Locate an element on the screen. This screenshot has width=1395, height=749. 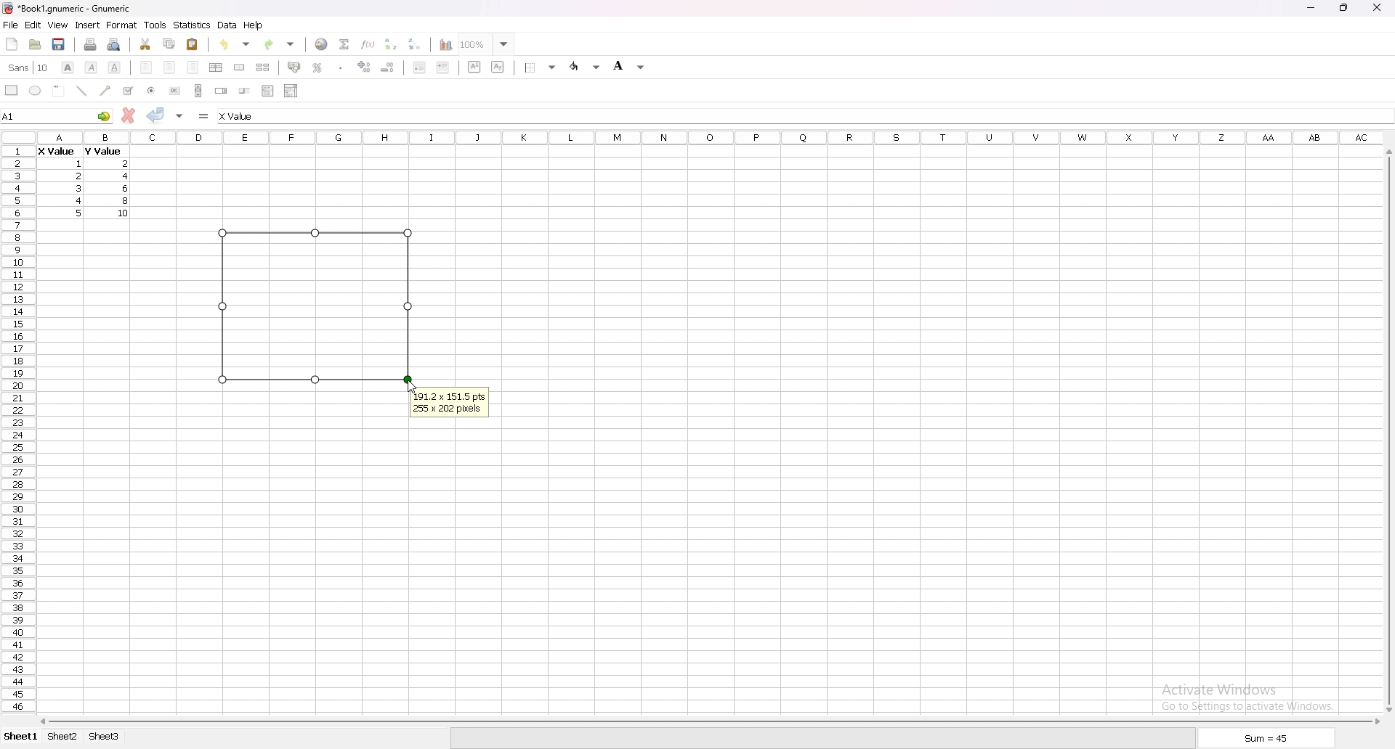
print is located at coordinates (90, 44).